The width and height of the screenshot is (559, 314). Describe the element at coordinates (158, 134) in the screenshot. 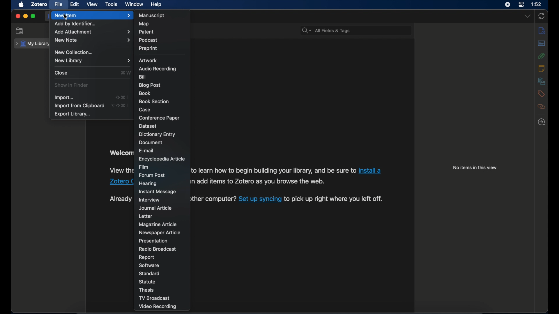

I see `dictionary entry` at that location.